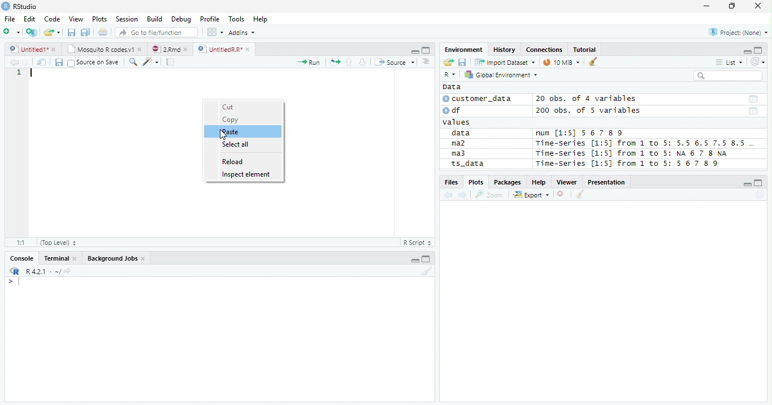 The image size is (772, 405). What do you see at coordinates (417, 243) in the screenshot?
I see `R script` at bounding box center [417, 243].